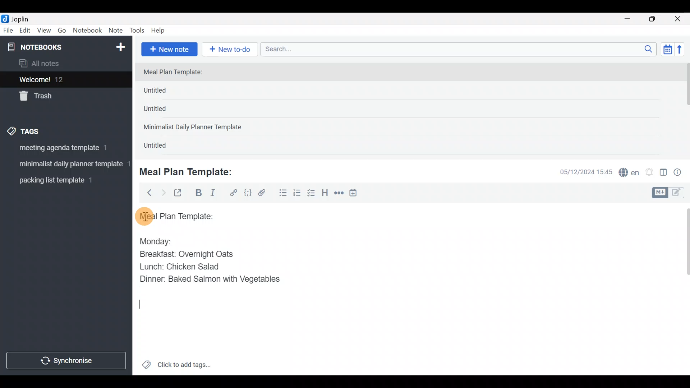  Describe the element at coordinates (325, 194) in the screenshot. I see `Heading` at that location.